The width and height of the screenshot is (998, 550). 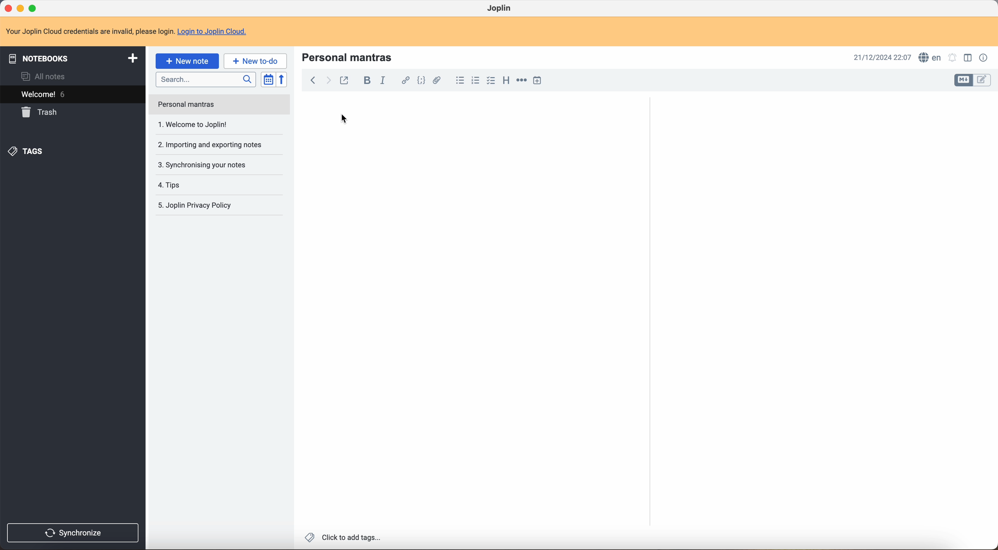 What do you see at coordinates (931, 57) in the screenshot?
I see `spell checker` at bounding box center [931, 57].